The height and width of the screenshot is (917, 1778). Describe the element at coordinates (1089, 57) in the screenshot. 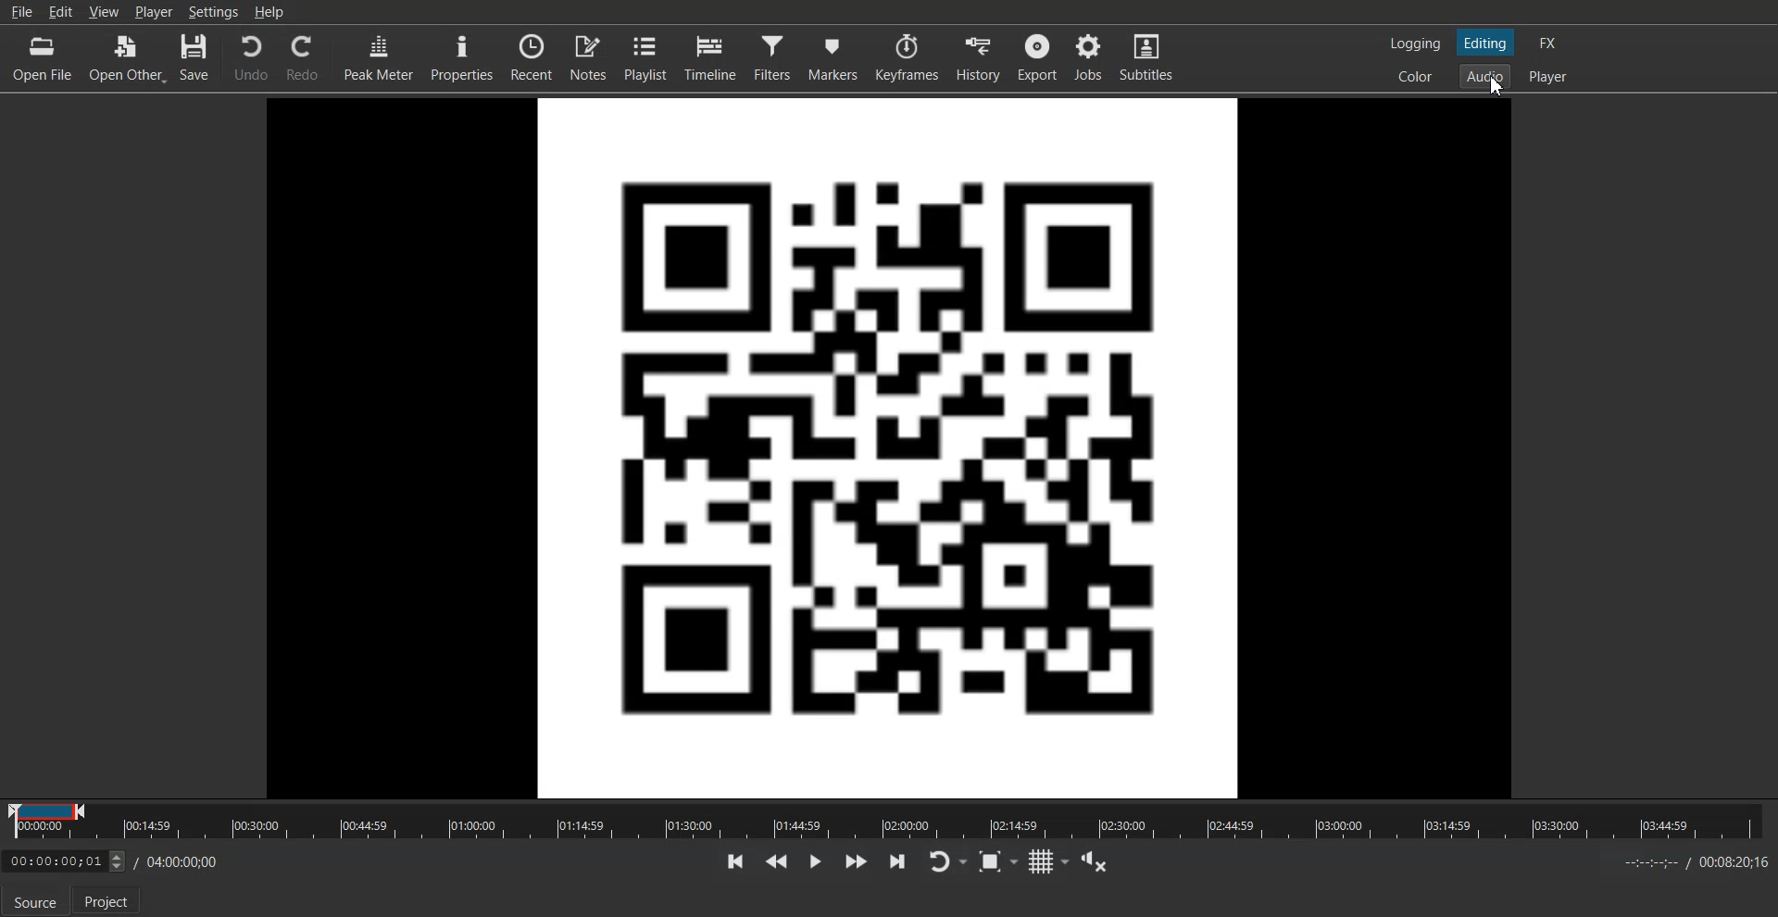

I see `Jobs` at that location.